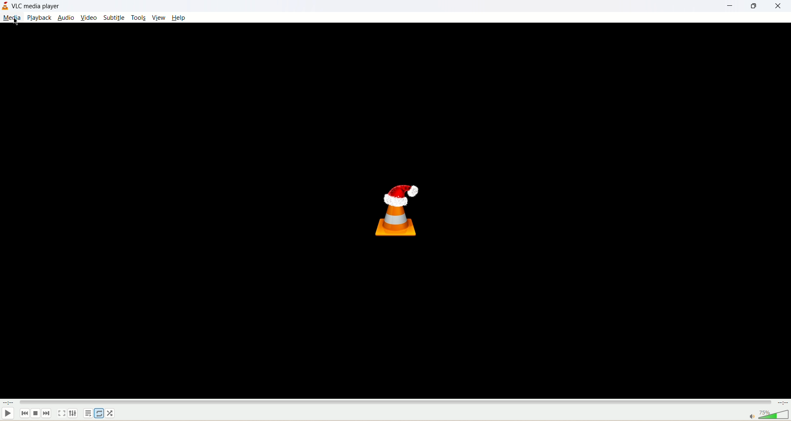 This screenshot has height=421, width=791. Describe the element at coordinates (35, 414) in the screenshot. I see `stop` at that location.